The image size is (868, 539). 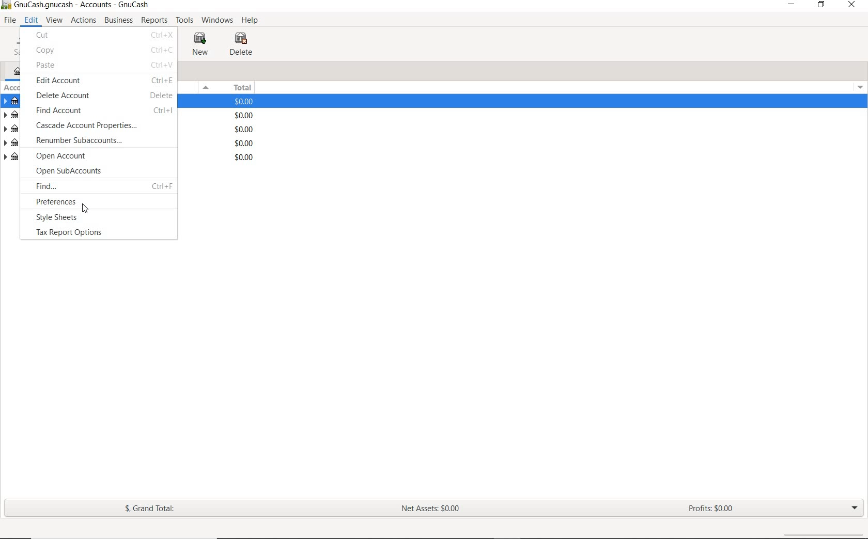 What do you see at coordinates (822, 5) in the screenshot?
I see `RESTORE DOWN` at bounding box center [822, 5].